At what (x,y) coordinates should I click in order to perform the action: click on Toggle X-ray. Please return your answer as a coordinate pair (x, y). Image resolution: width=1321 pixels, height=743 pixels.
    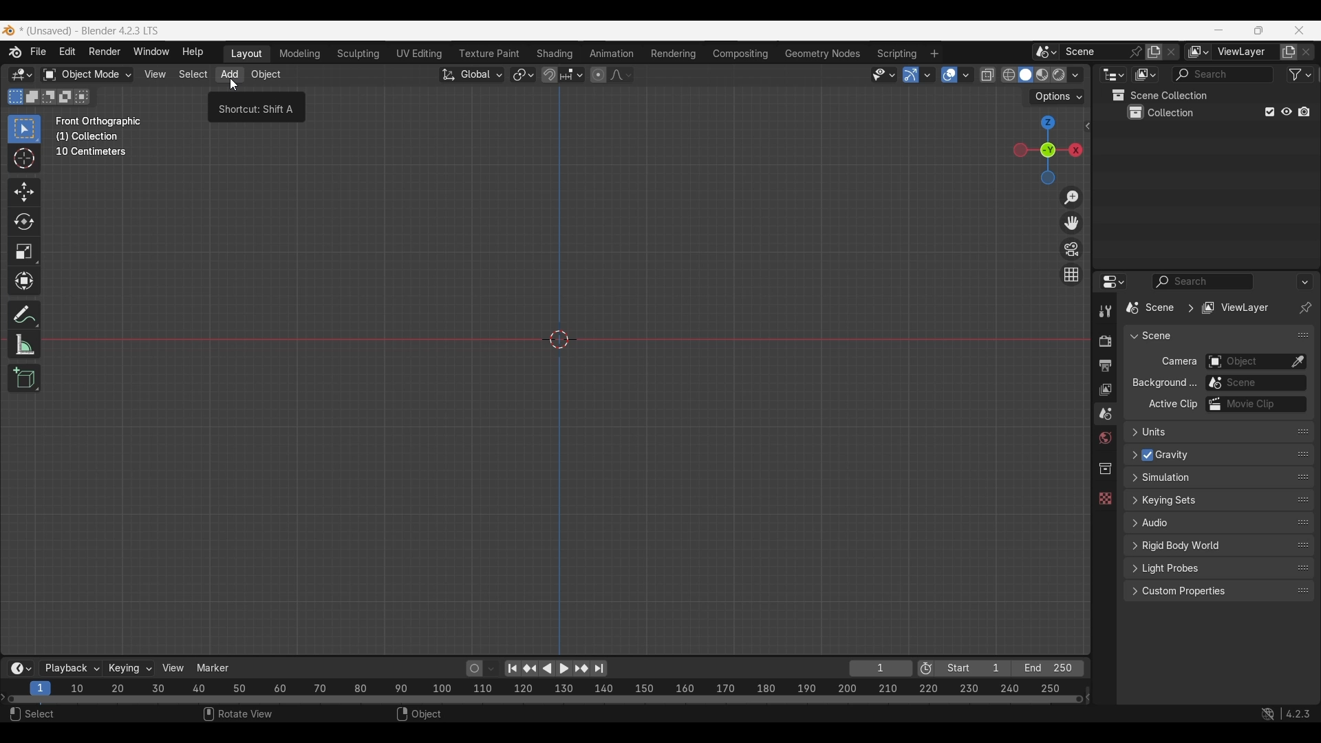
    Looking at the image, I should click on (988, 75).